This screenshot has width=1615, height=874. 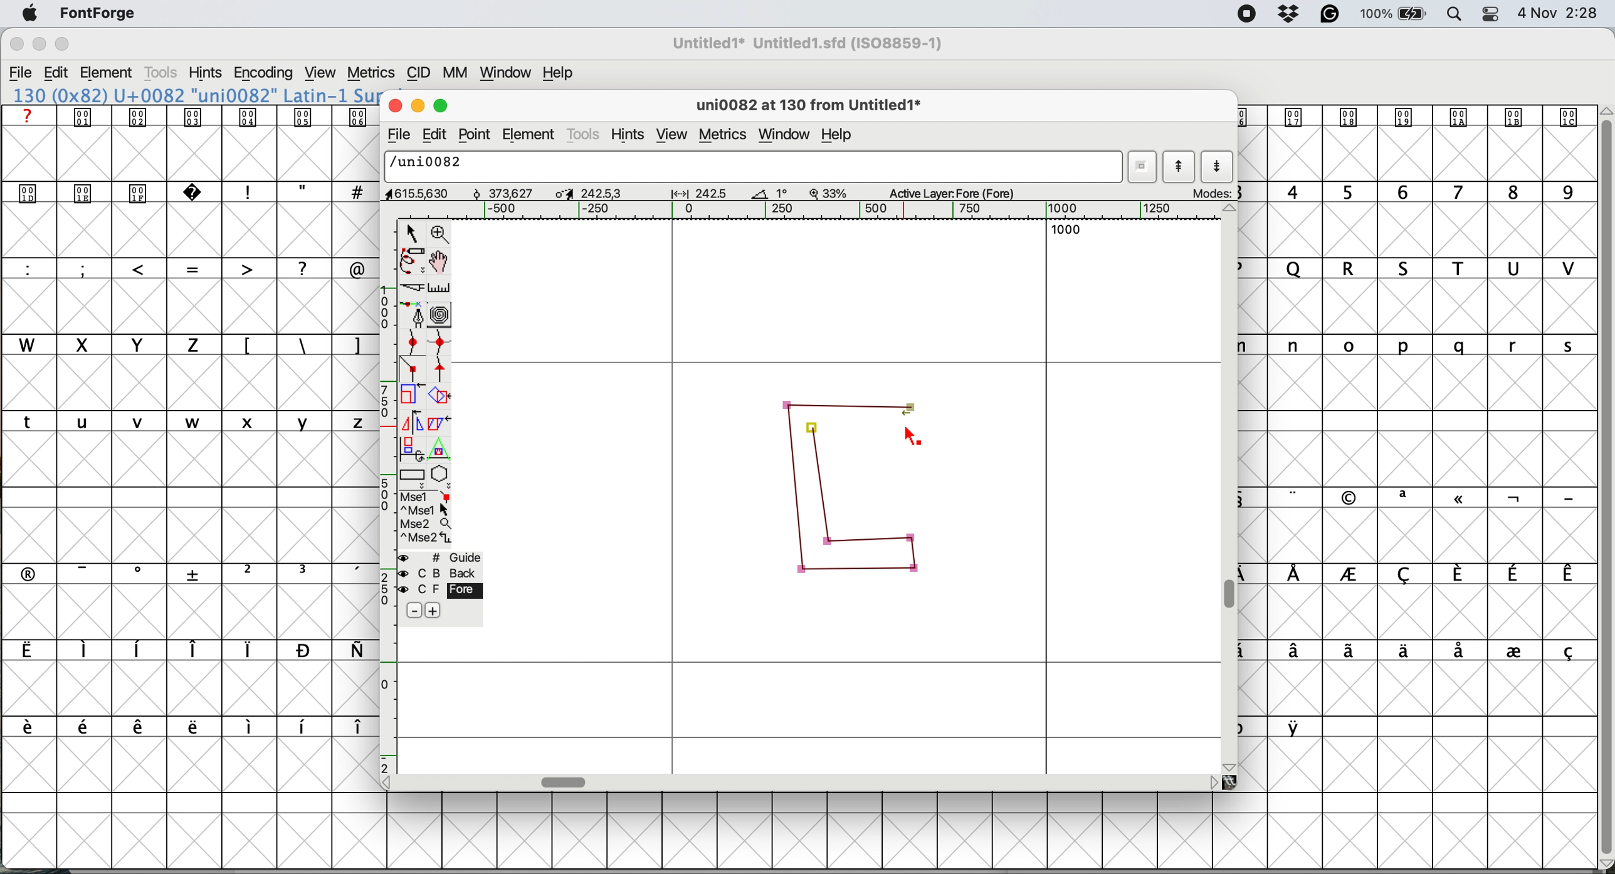 What do you see at coordinates (1140, 167) in the screenshot?
I see `current word list` at bounding box center [1140, 167].